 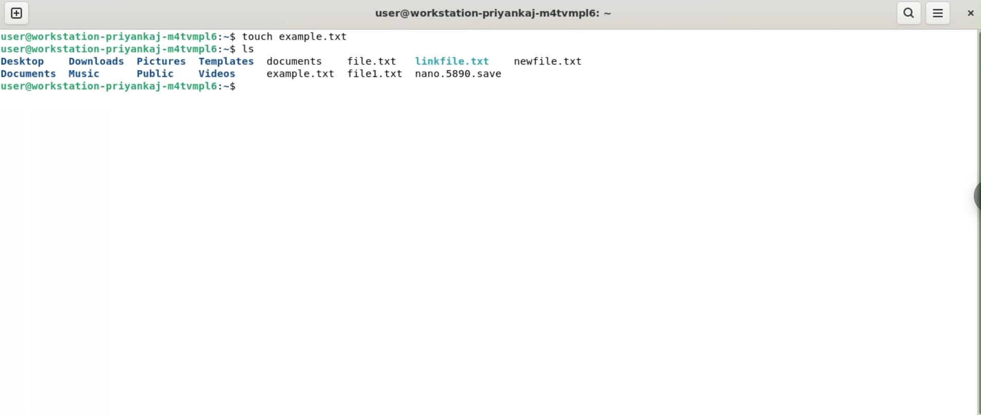 I want to click on file.txt, so click(x=372, y=62).